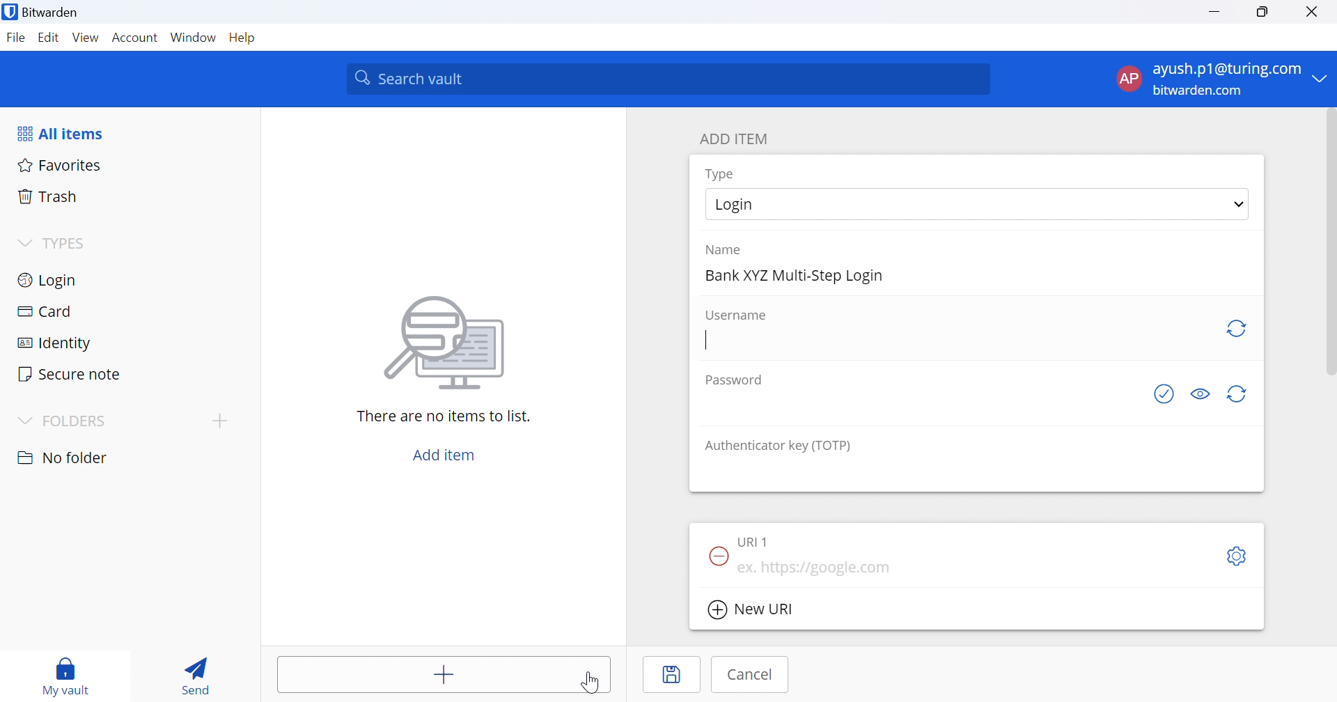 Image resolution: width=1337 pixels, height=702 pixels. Describe the element at coordinates (1324, 79) in the screenshot. I see `Drop Down` at that location.